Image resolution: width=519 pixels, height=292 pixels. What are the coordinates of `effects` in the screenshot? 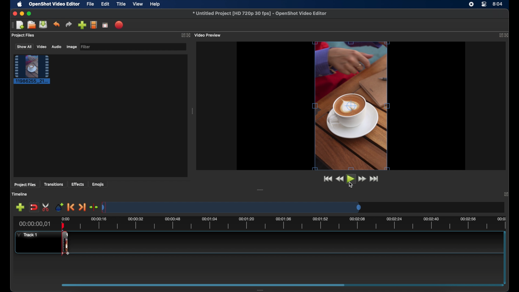 It's located at (78, 184).